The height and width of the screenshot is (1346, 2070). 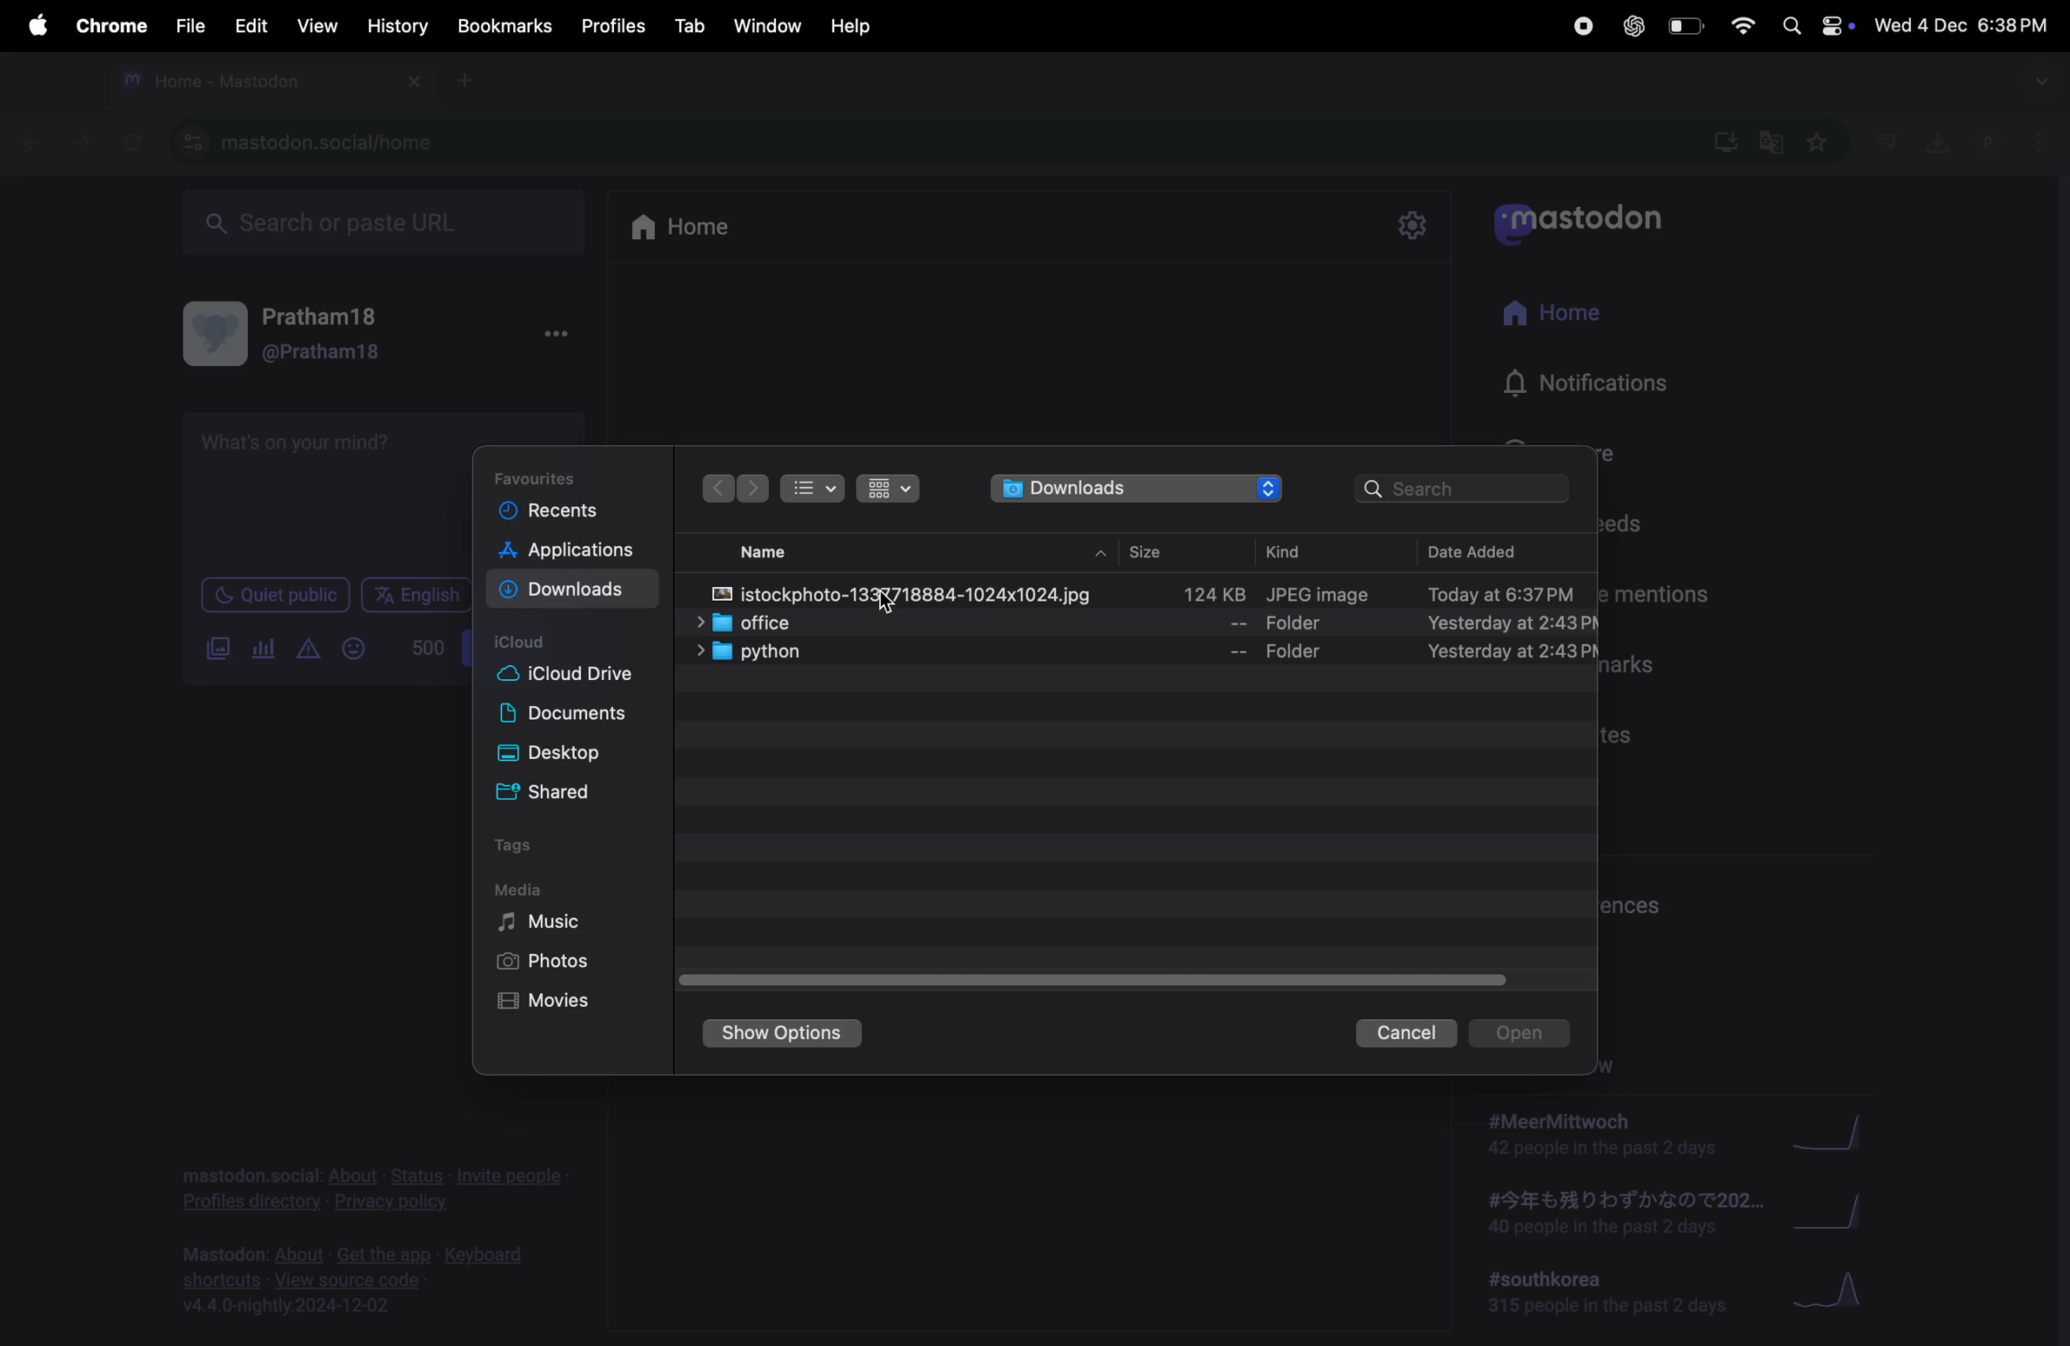 What do you see at coordinates (575, 755) in the screenshot?
I see `desktop` at bounding box center [575, 755].